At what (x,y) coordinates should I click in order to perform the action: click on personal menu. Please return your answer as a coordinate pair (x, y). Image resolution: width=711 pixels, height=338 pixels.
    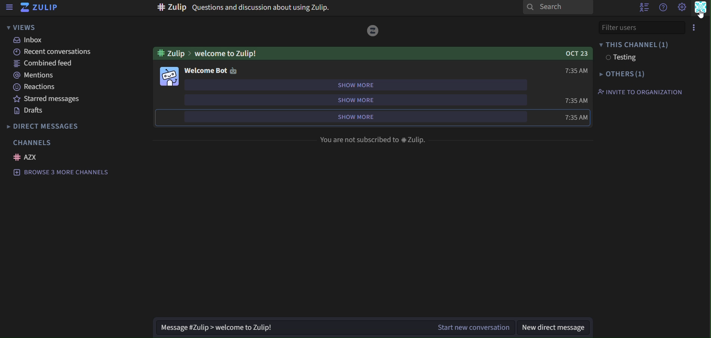
    Looking at the image, I should click on (700, 10).